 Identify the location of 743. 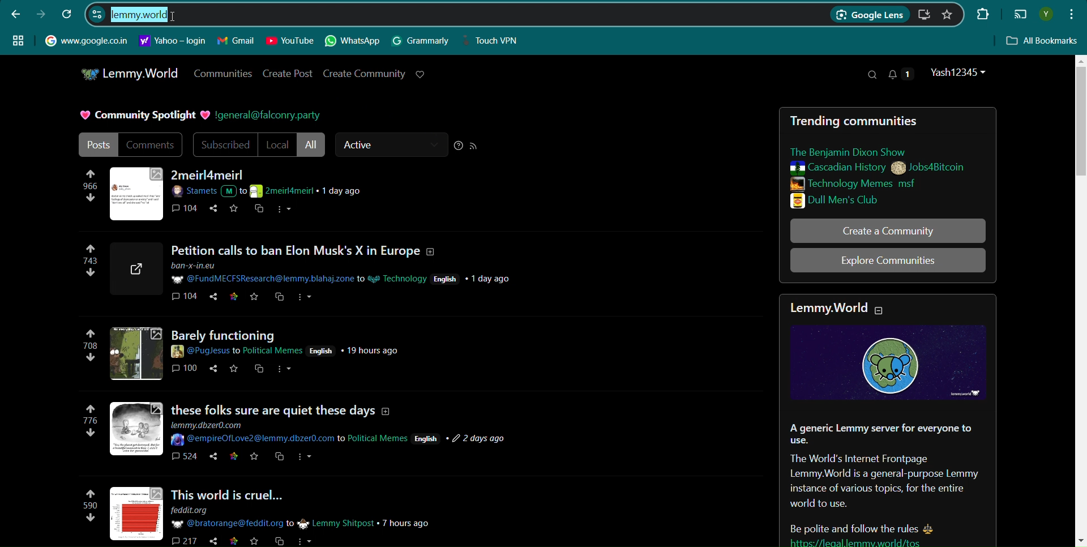
(86, 266).